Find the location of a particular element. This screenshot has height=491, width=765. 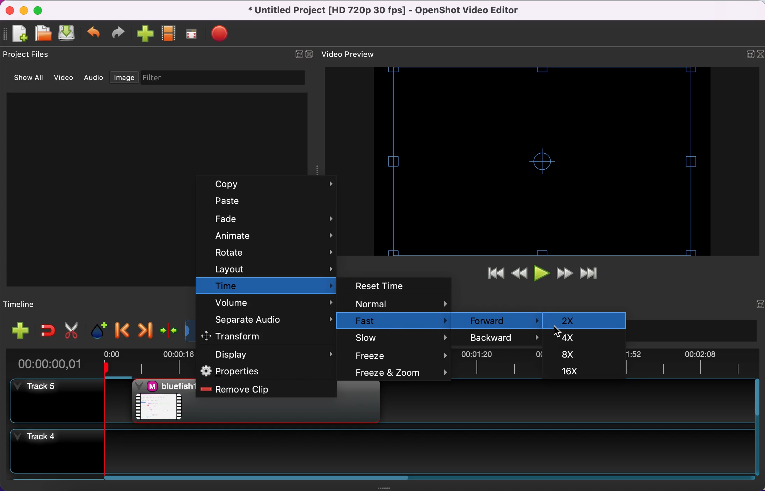

track 5 is located at coordinates (57, 401).